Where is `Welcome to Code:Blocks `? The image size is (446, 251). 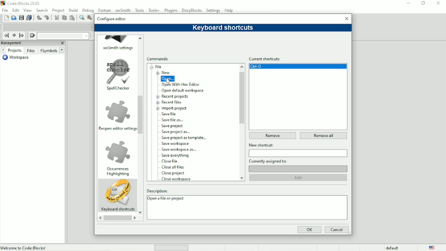
Welcome to Code:Blocks  is located at coordinates (24, 247).